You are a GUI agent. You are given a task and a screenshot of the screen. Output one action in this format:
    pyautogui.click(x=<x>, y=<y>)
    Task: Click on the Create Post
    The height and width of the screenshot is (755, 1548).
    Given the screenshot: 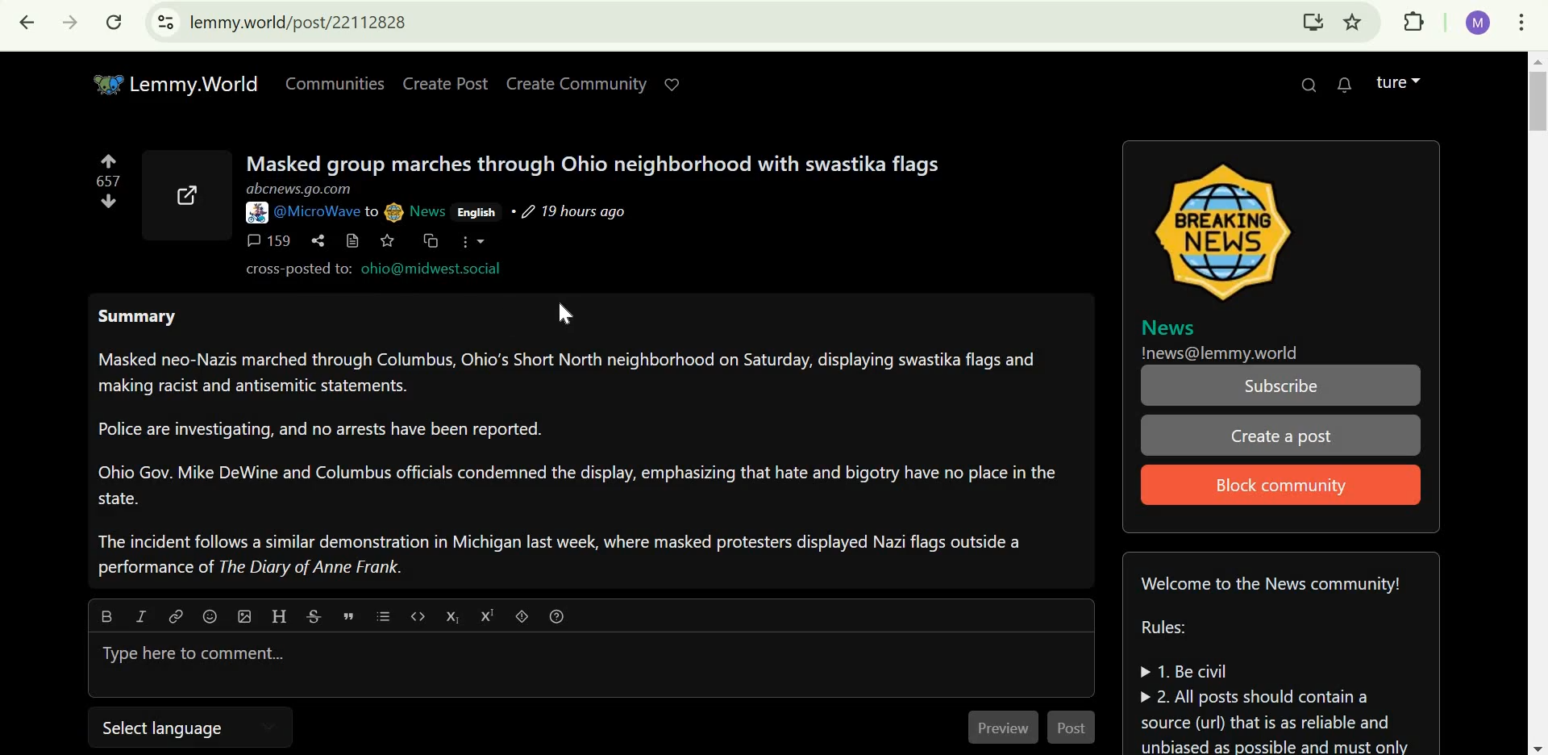 What is the action you would take?
    pyautogui.click(x=447, y=82)
    